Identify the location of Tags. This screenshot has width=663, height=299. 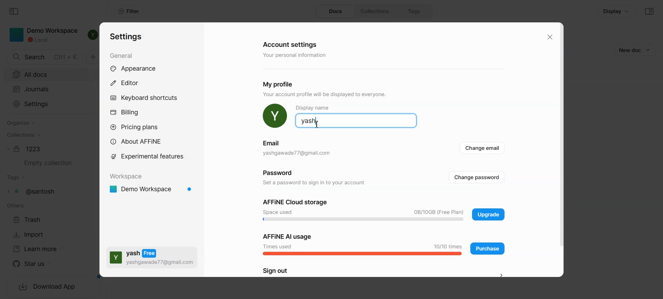
(16, 178).